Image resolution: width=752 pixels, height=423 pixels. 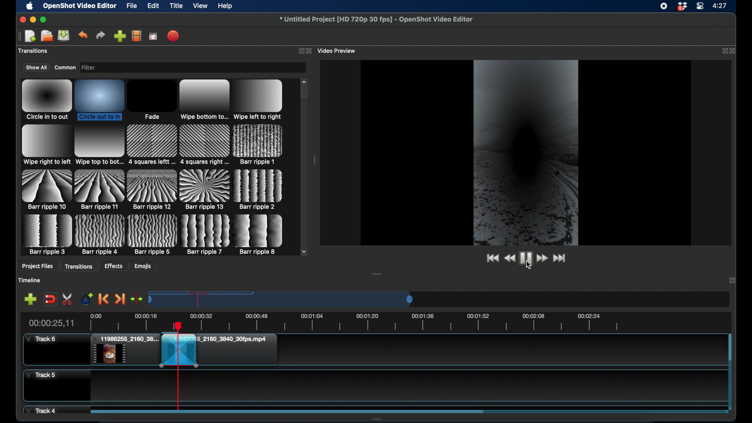 I want to click on transition, so click(x=204, y=145).